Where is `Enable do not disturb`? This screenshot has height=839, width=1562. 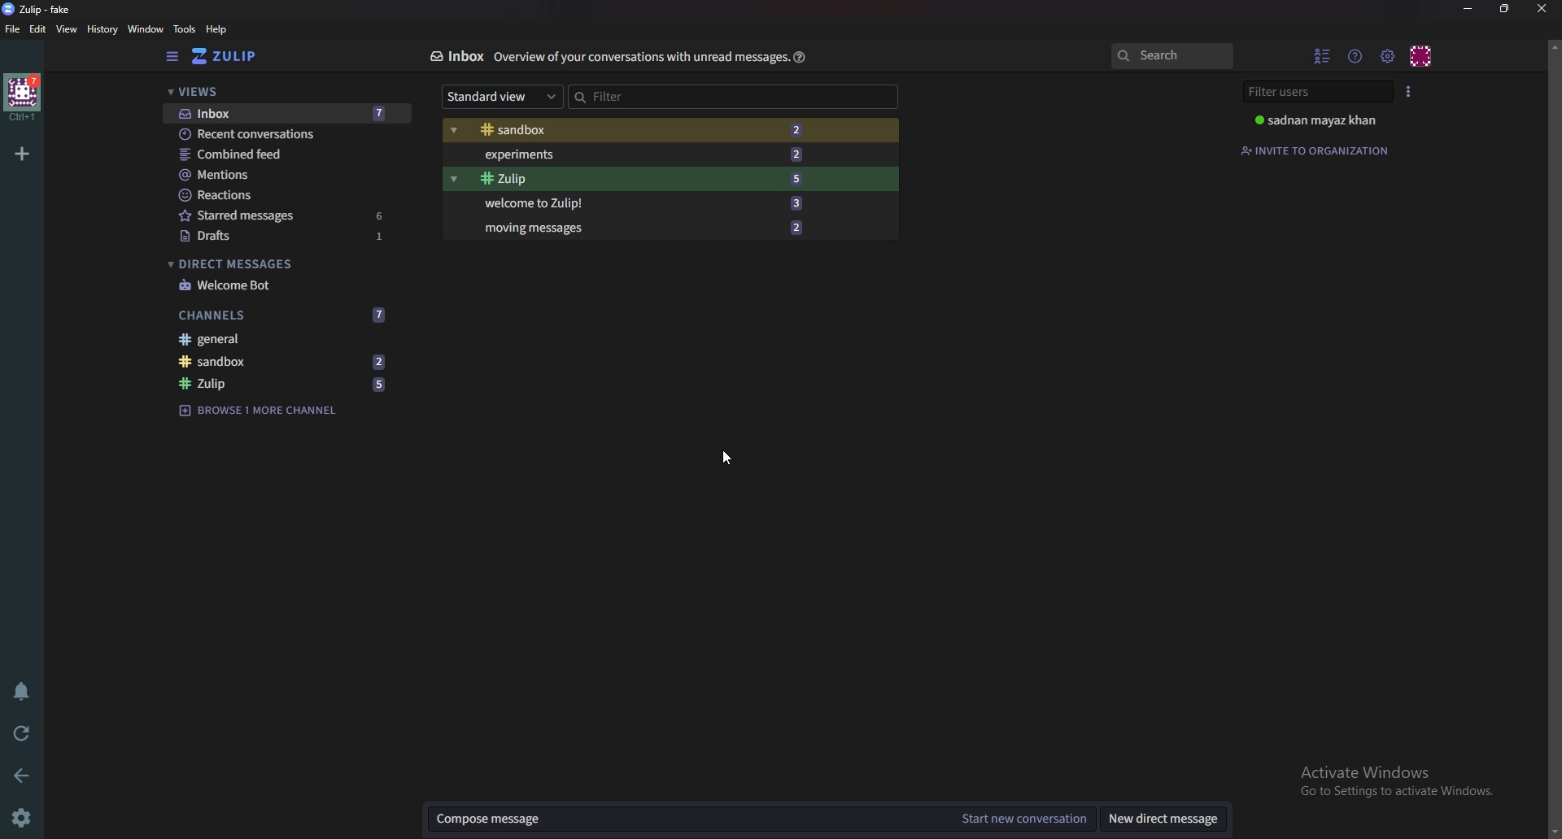
Enable do not disturb is located at coordinates (22, 690).